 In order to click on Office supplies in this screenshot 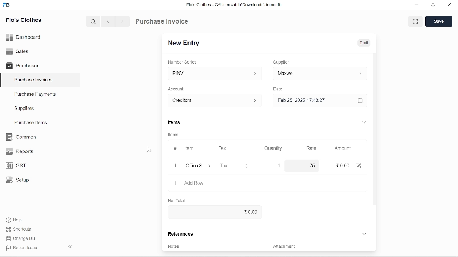, I will do `click(199, 166)`.